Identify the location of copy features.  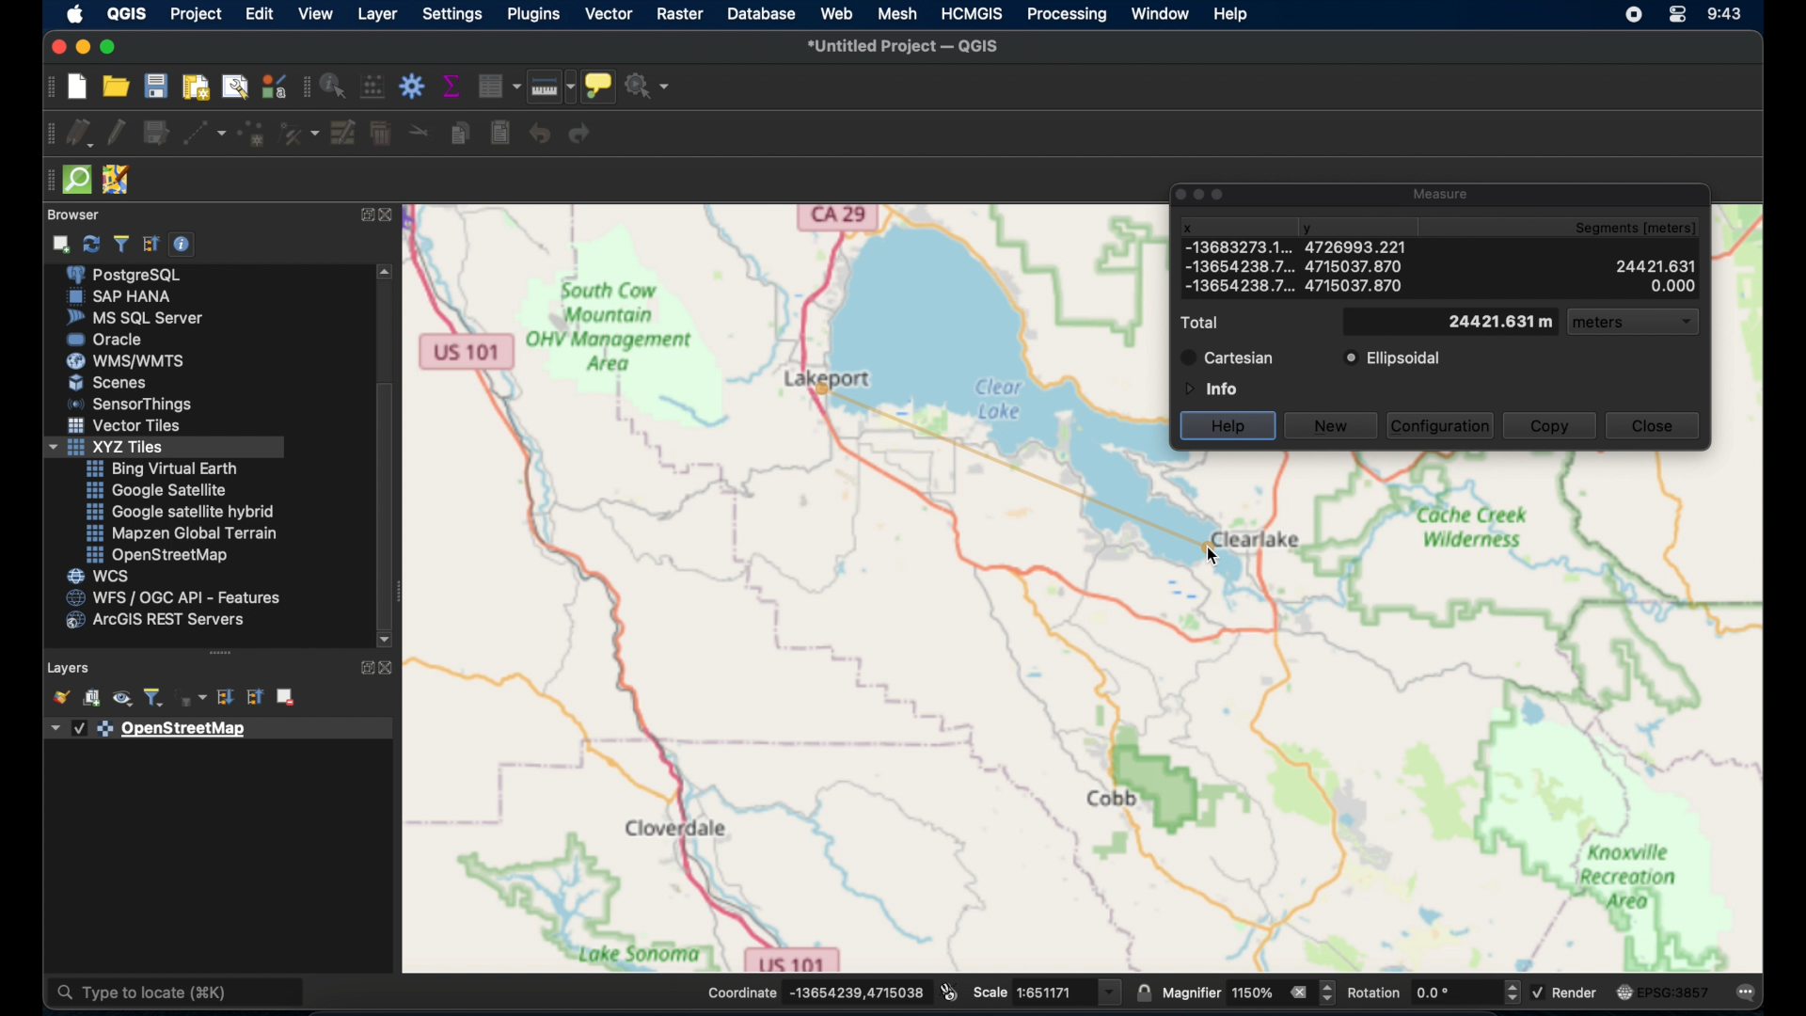
(458, 134).